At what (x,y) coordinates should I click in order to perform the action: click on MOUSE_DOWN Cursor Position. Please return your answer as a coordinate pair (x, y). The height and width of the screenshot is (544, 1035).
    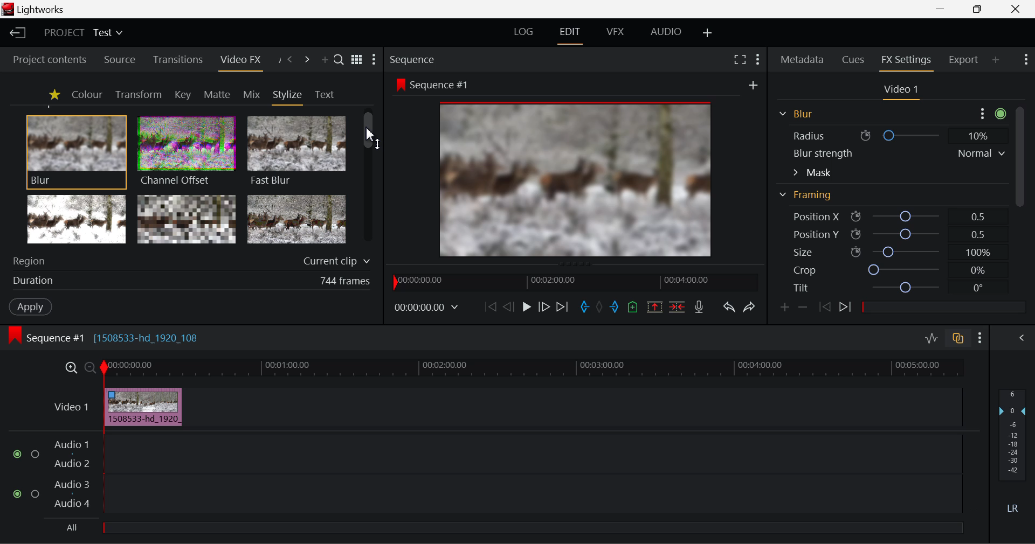
    Looking at the image, I should click on (371, 134).